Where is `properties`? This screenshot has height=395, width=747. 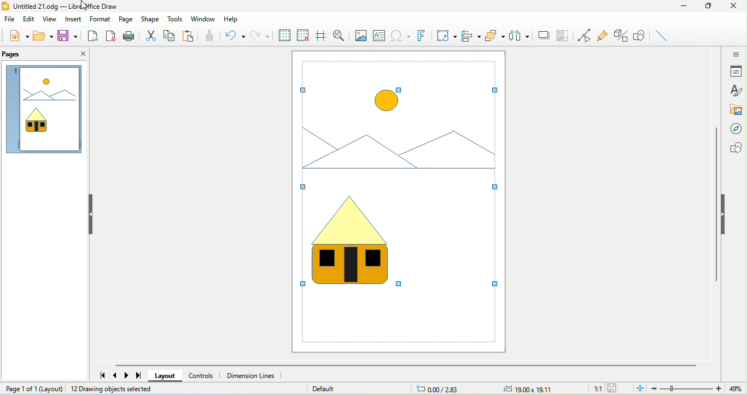
properties is located at coordinates (736, 71).